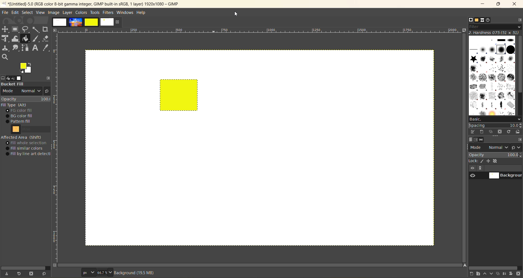  Describe the element at coordinates (261, 31) in the screenshot. I see `scale` at that location.